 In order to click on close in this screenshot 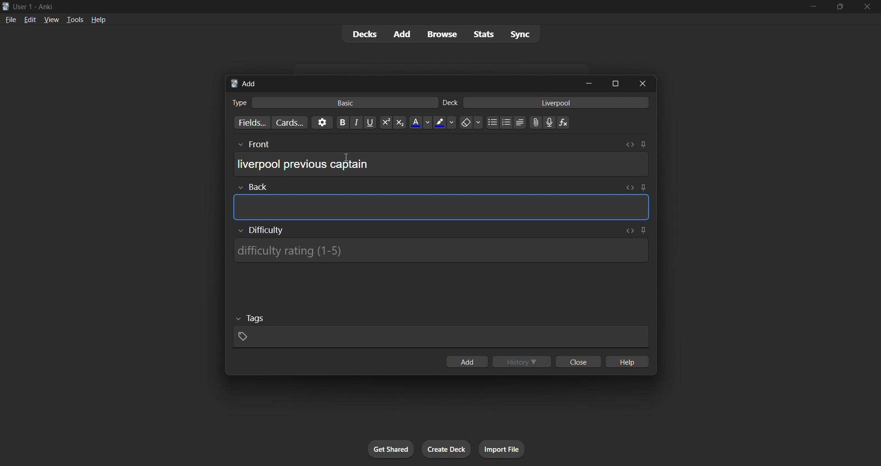, I will do `click(576, 362)`.